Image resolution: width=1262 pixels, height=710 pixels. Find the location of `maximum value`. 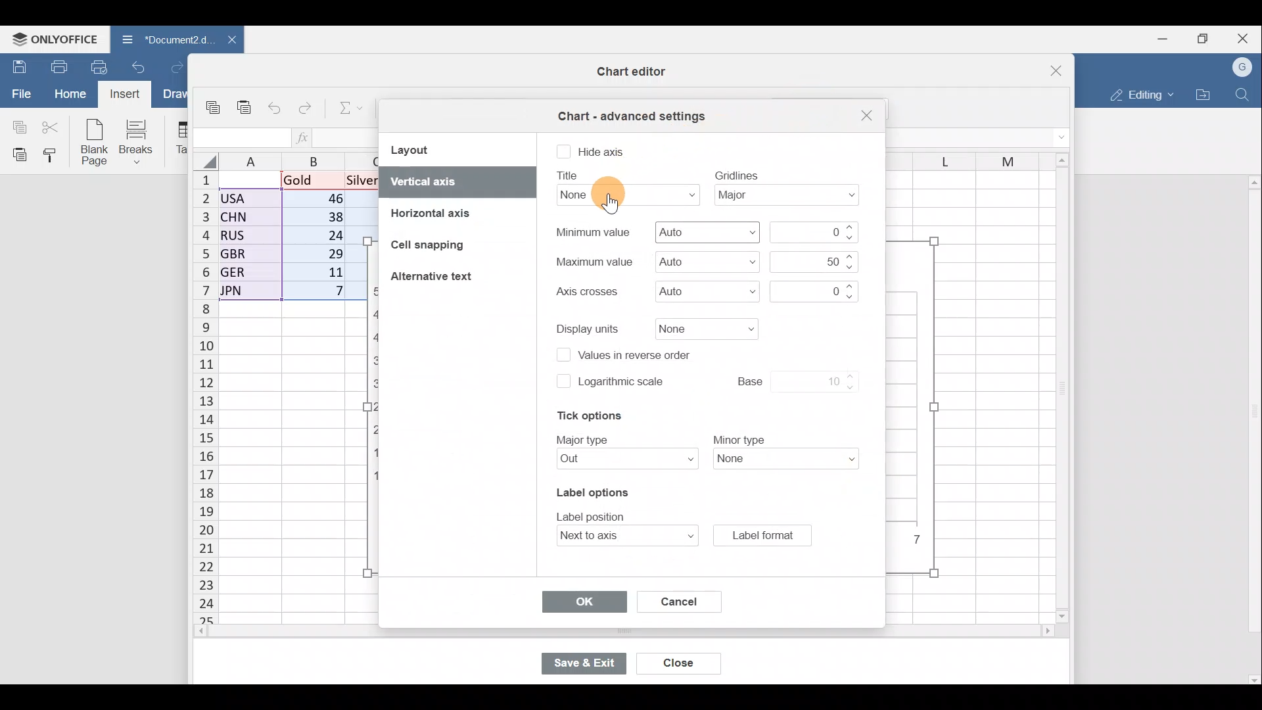

maximum value is located at coordinates (812, 262).